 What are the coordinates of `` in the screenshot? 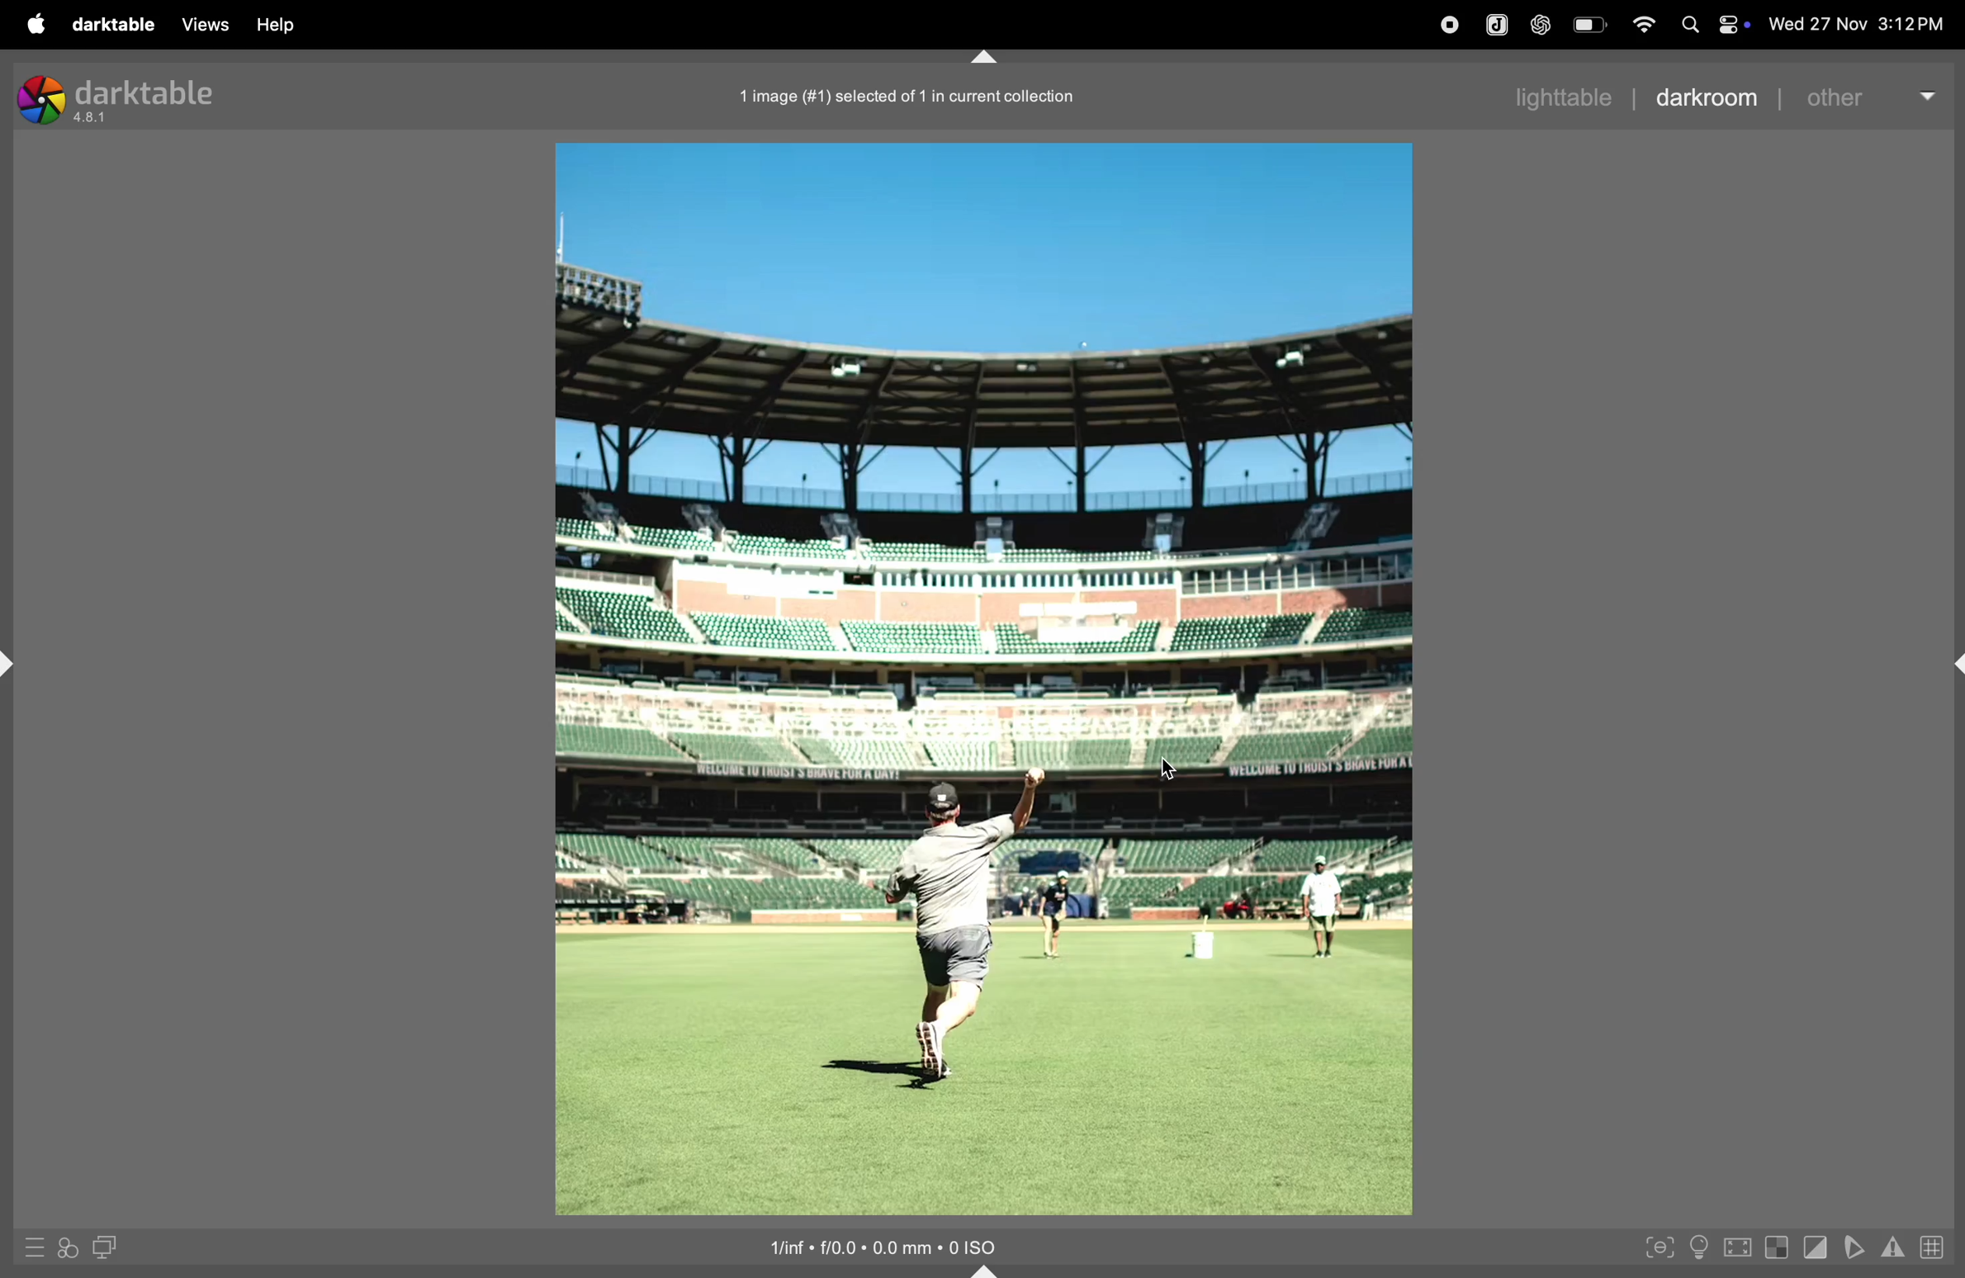 It's located at (42, 26).